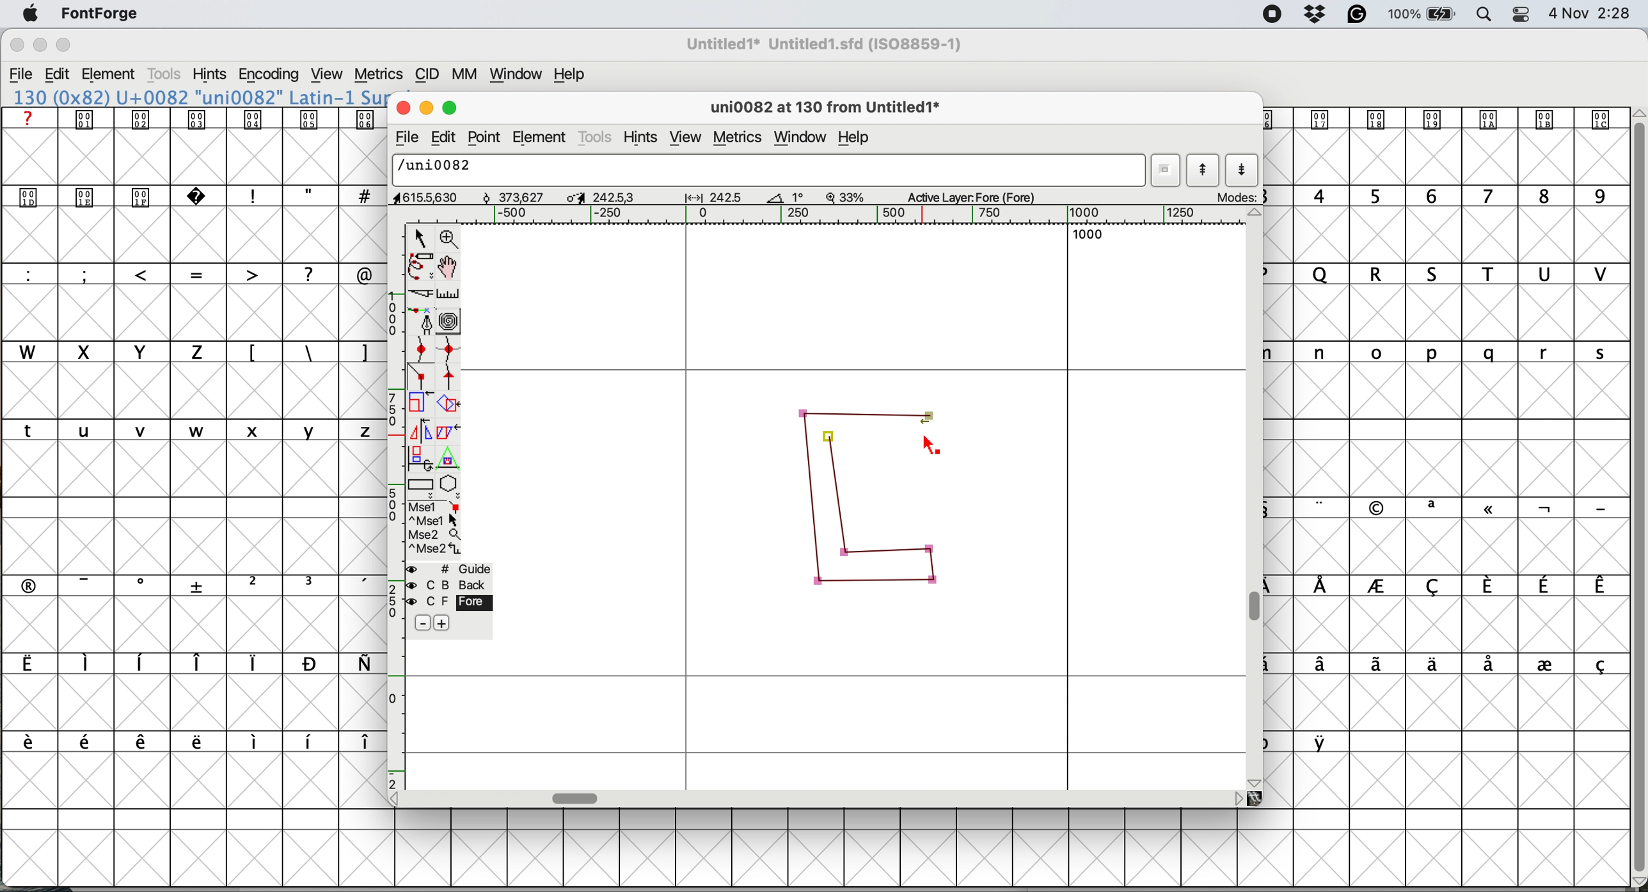  Describe the element at coordinates (1481, 16) in the screenshot. I see `spotlight search` at that location.